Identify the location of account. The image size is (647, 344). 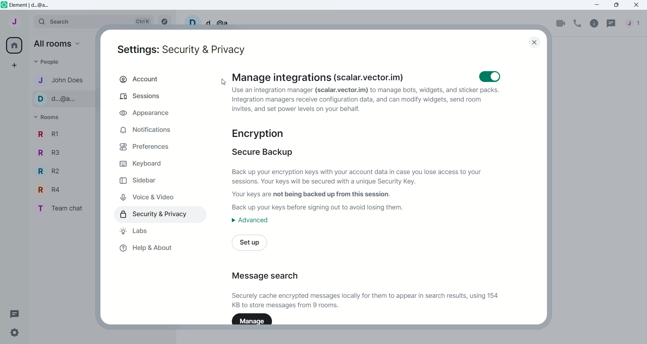
(12, 23).